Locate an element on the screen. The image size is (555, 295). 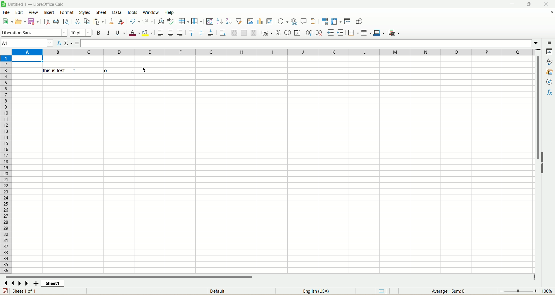
select function is located at coordinates (68, 44).